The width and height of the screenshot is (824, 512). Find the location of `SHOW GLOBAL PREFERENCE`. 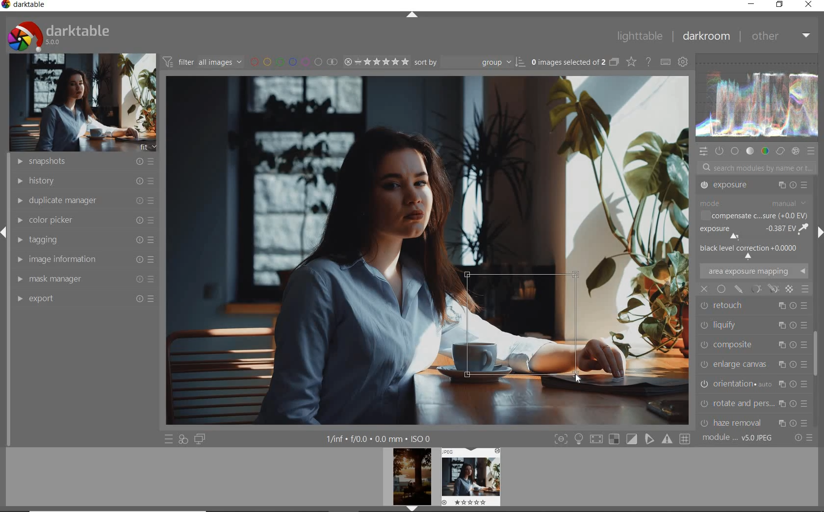

SHOW GLOBAL PREFERENCE is located at coordinates (684, 62).